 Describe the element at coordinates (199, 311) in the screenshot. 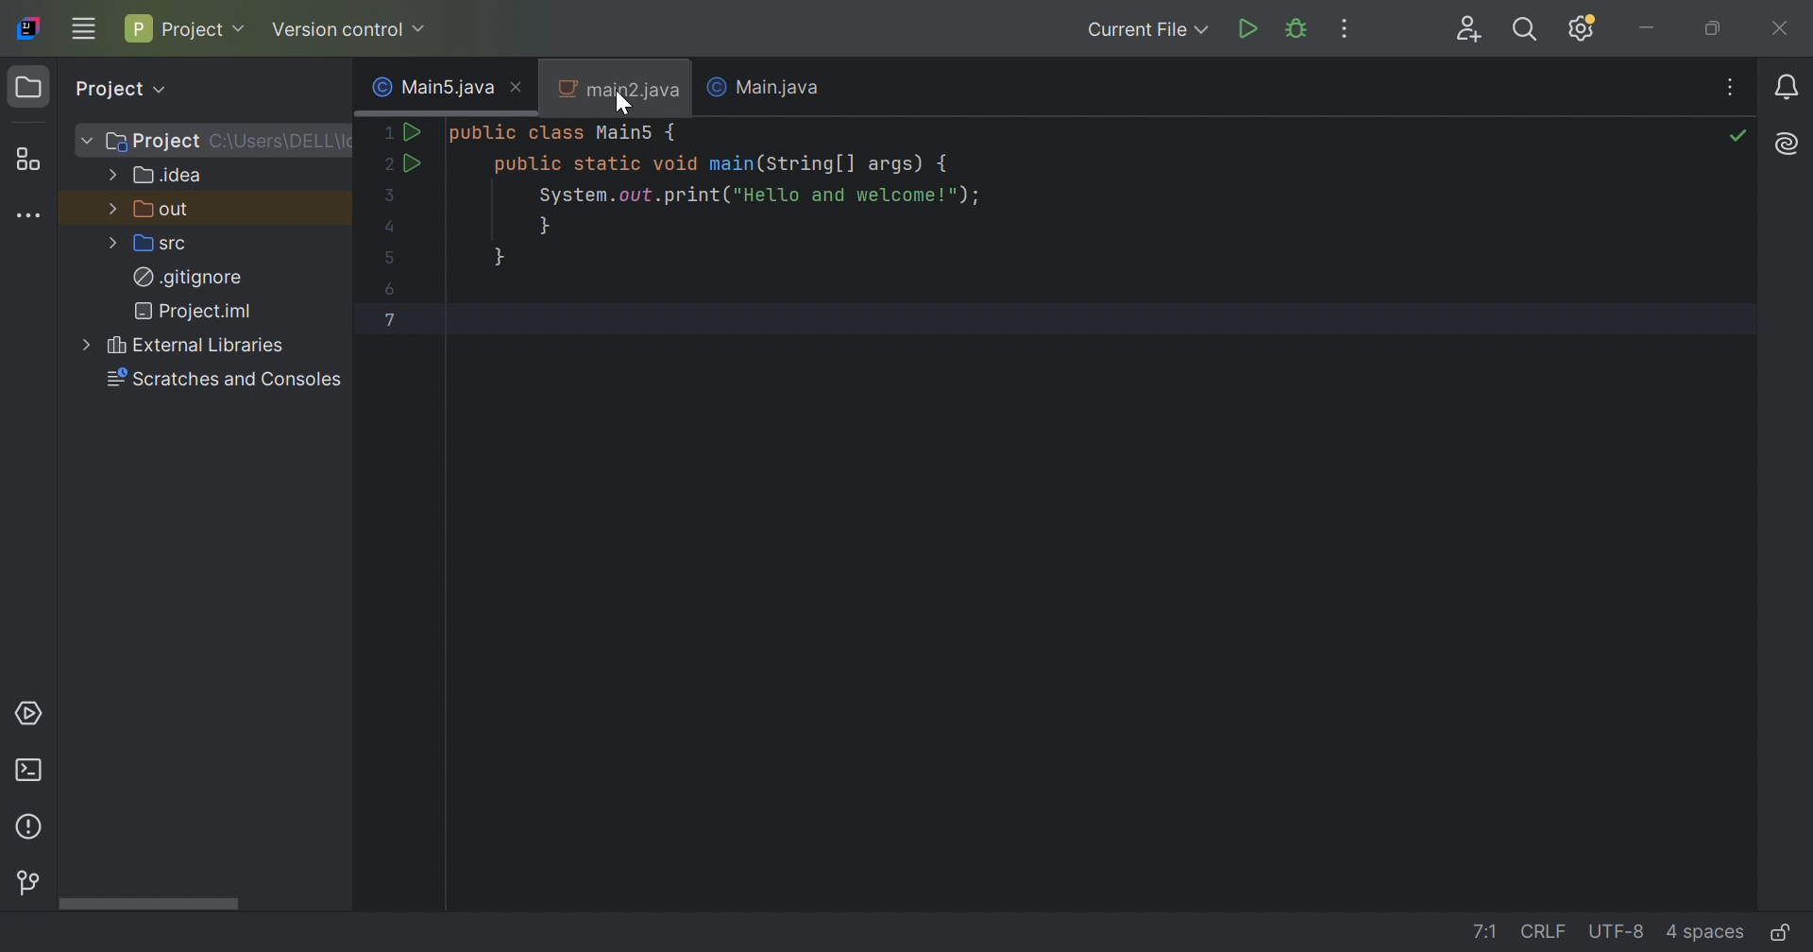

I see `Project.iml` at that location.